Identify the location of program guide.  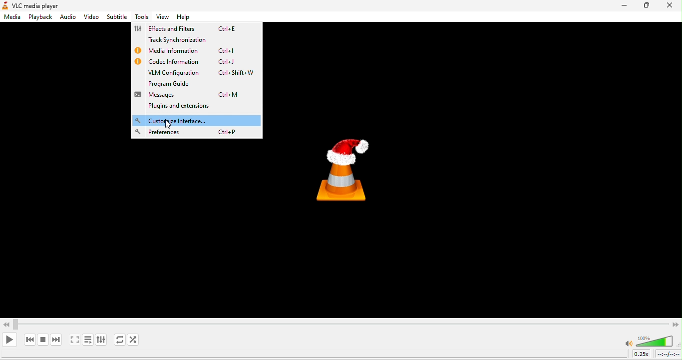
(181, 85).